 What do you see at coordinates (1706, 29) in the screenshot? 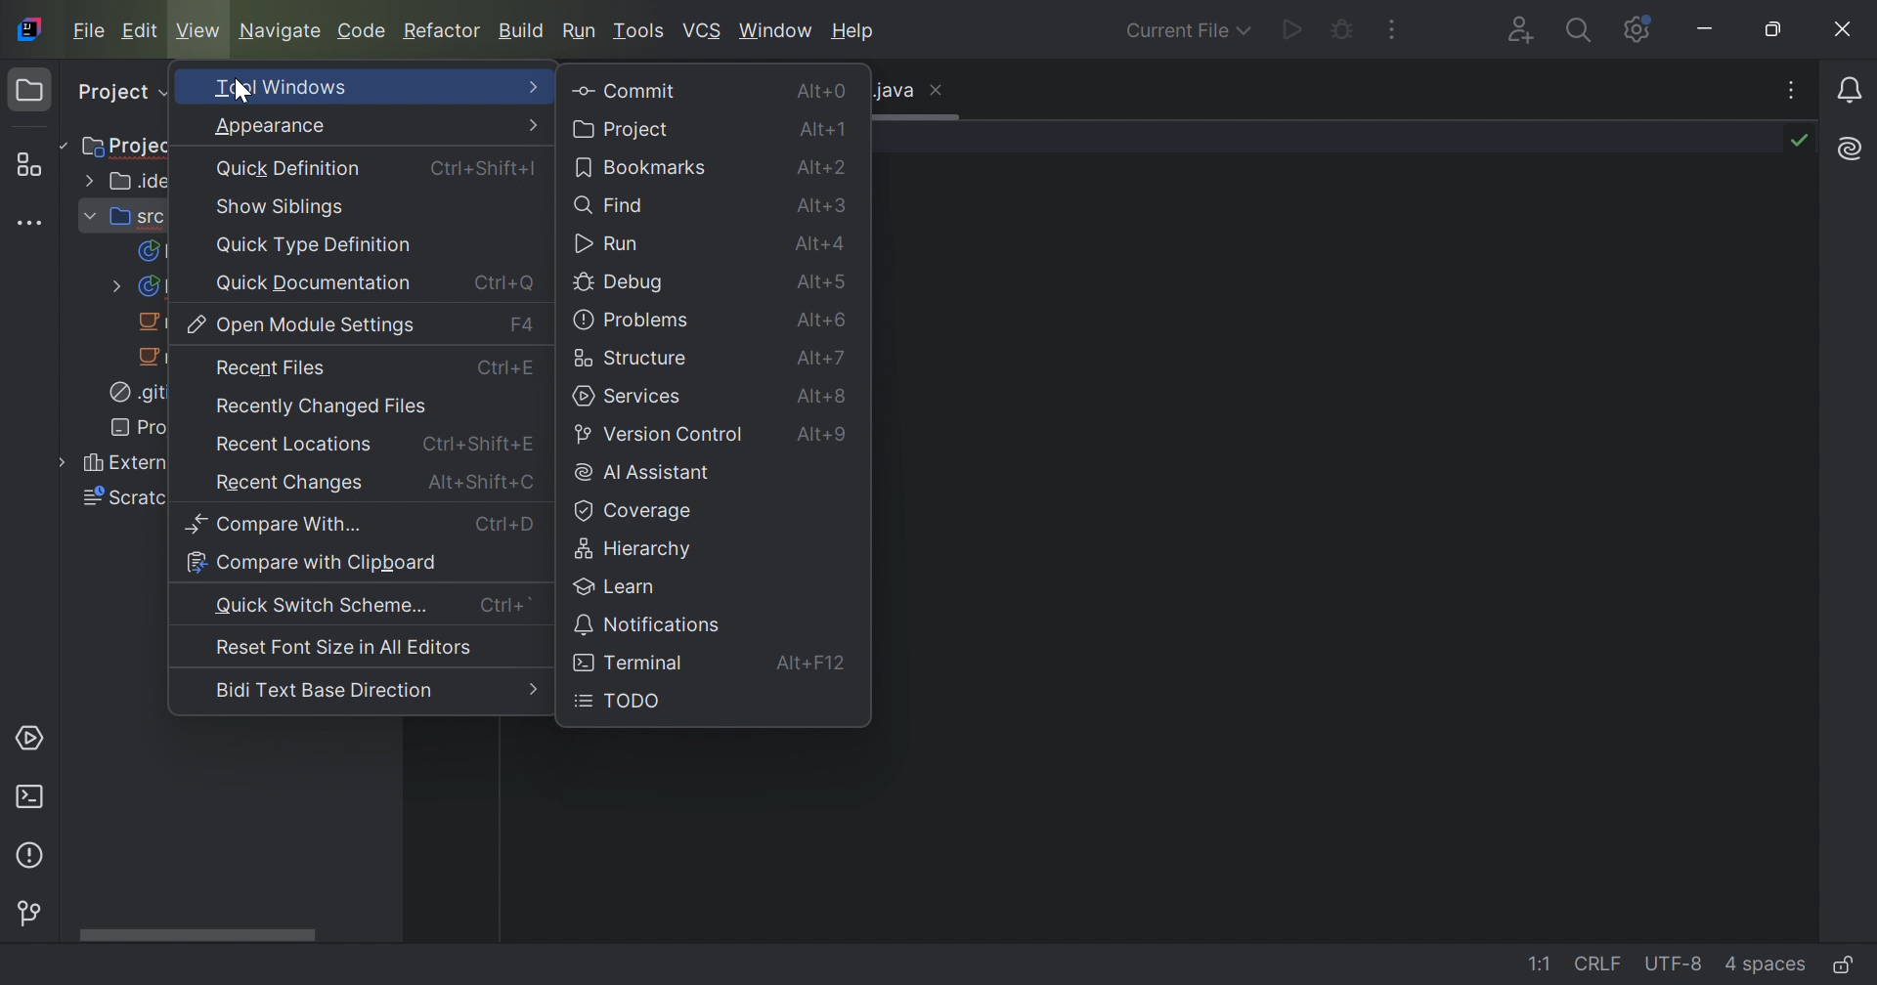
I see `Minimize` at bounding box center [1706, 29].